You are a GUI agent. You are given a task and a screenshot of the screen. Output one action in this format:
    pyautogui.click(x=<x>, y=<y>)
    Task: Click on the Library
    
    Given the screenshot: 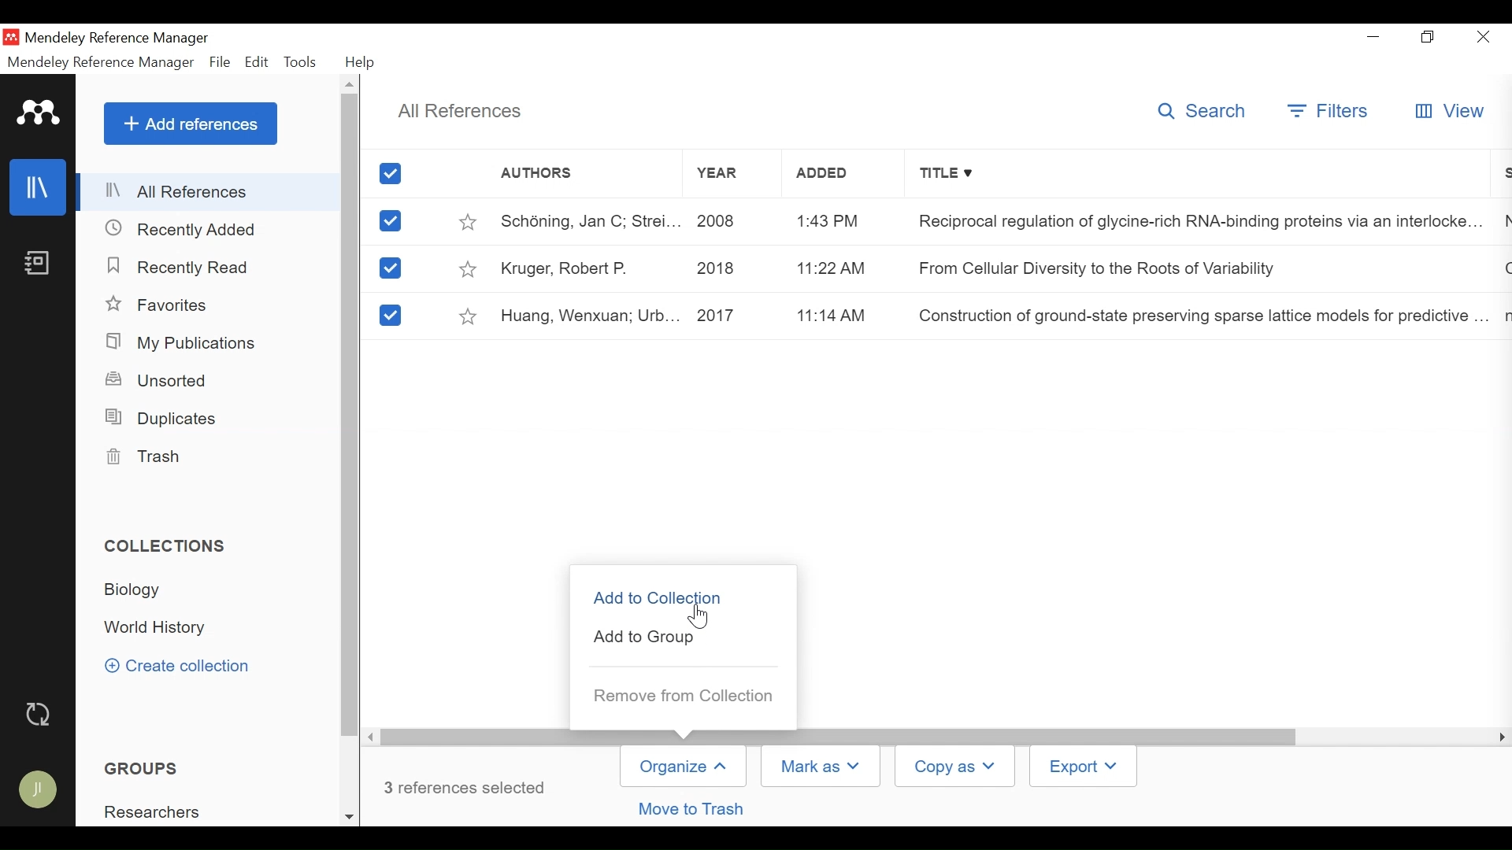 What is the action you would take?
    pyautogui.click(x=37, y=187)
    